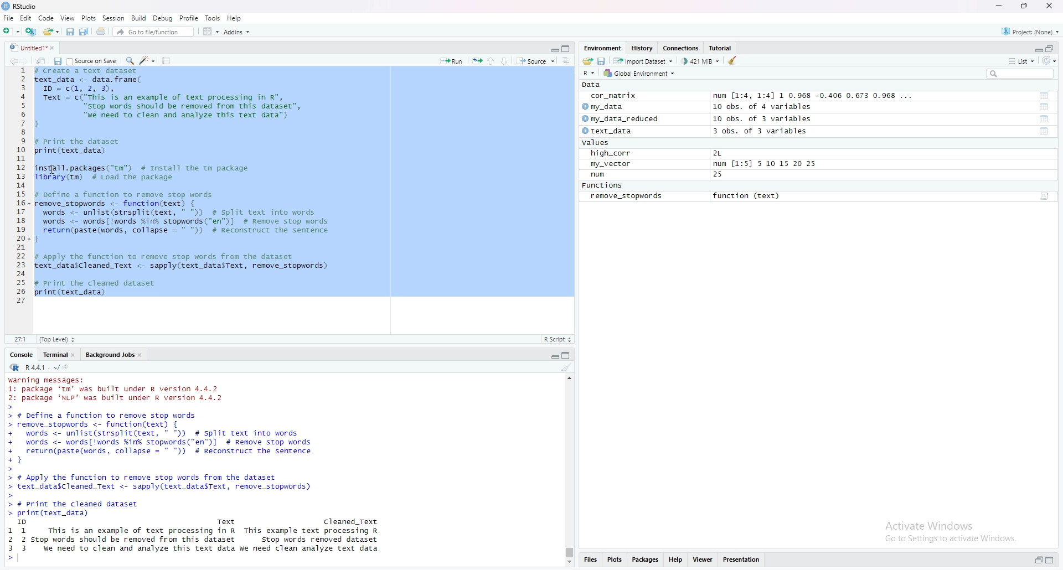  What do you see at coordinates (22, 187) in the screenshot?
I see `line numbers` at bounding box center [22, 187].